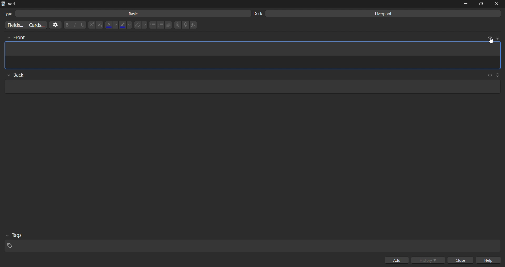  Describe the element at coordinates (253, 63) in the screenshot. I see `html editor` at that location.